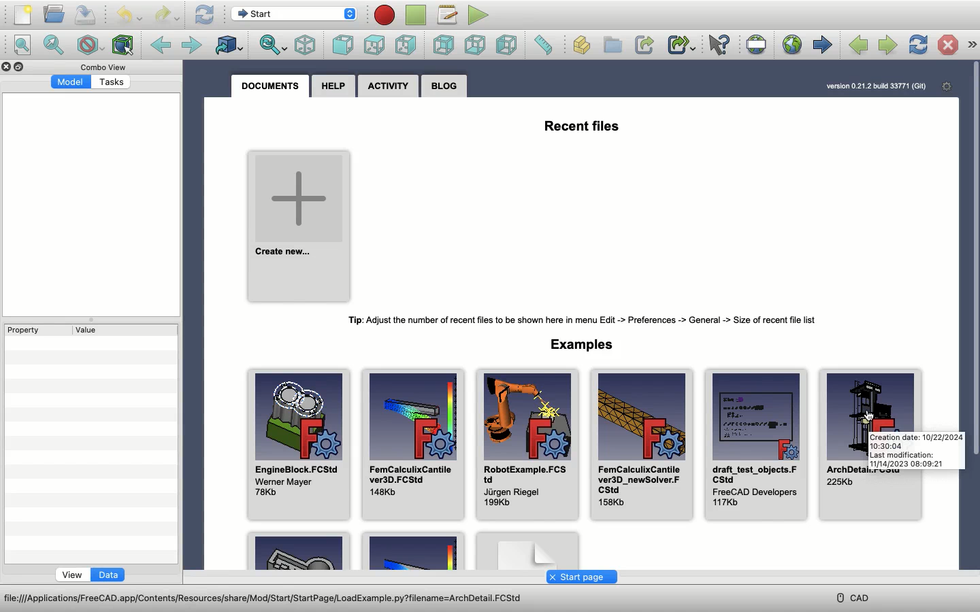  Describe the element at coordinates (69, 82) in the screenshot. I see `Model` at that location.